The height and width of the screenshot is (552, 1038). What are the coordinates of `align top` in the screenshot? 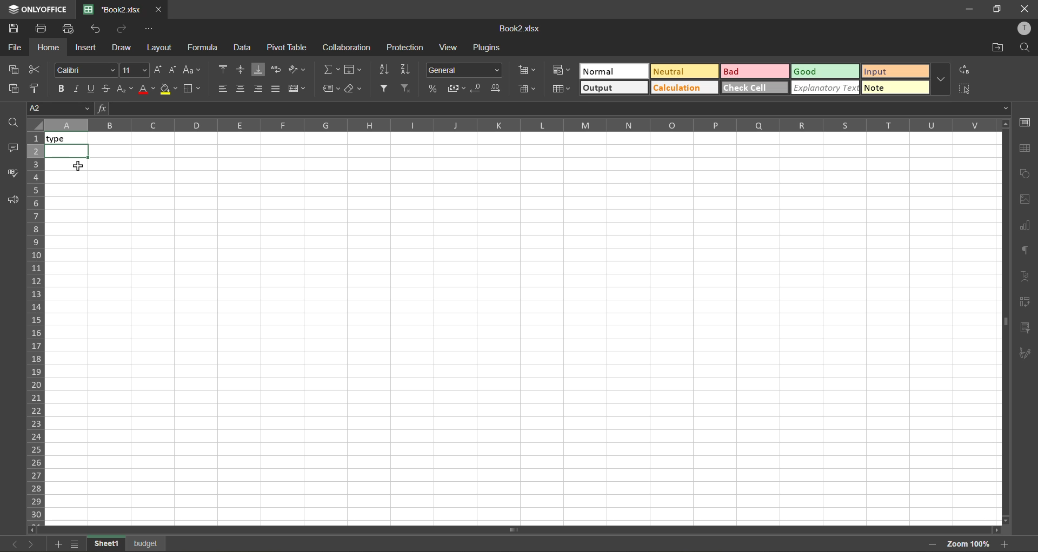 It's located at (224, 69).